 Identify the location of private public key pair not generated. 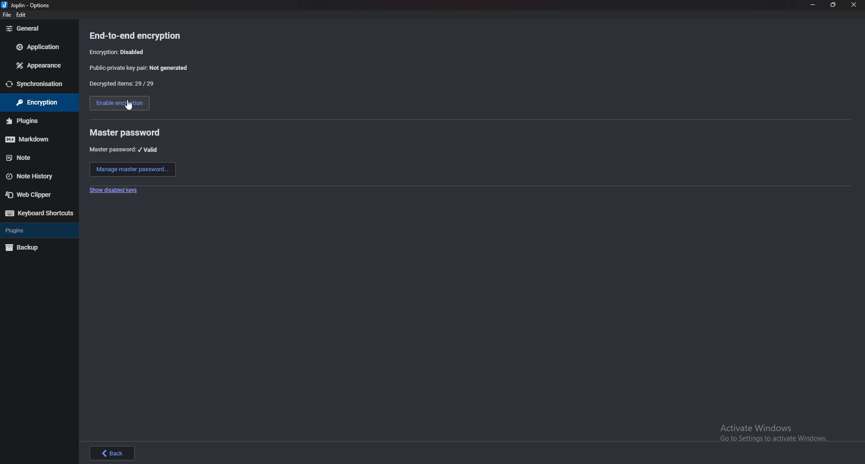
(140, 68).